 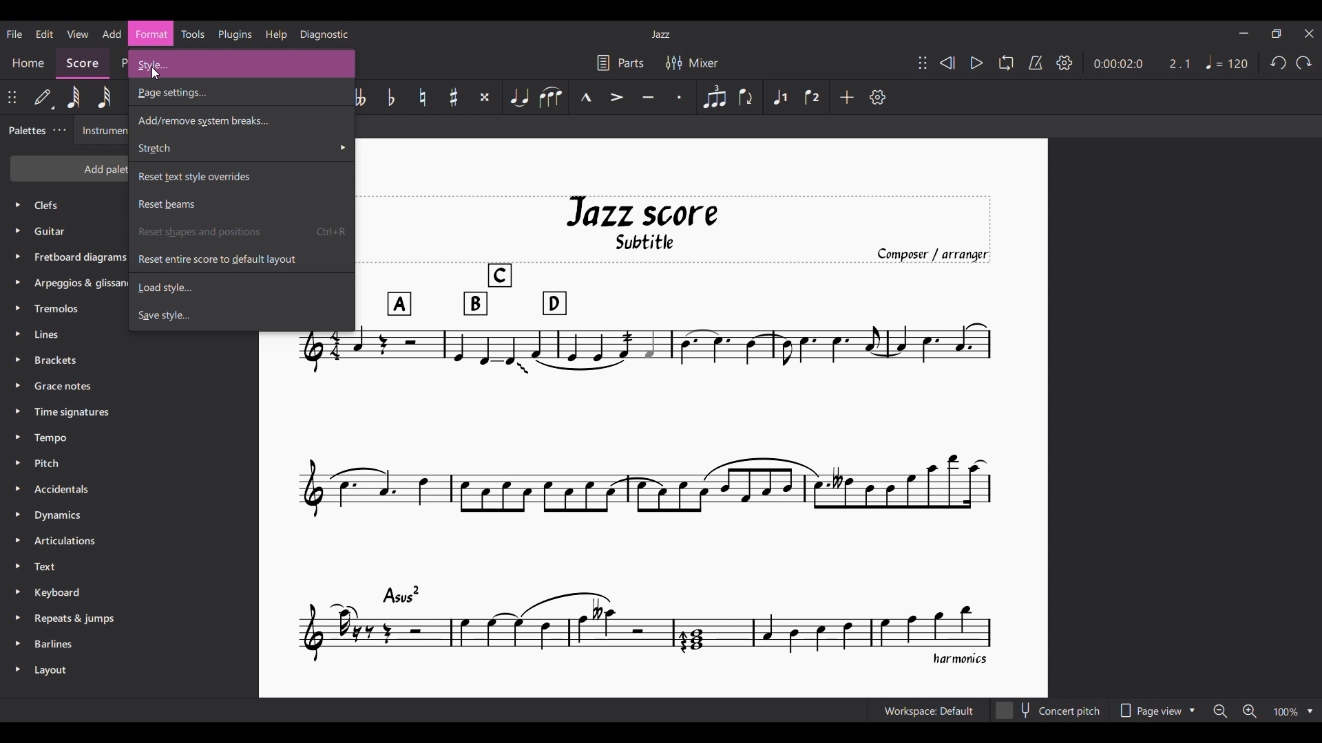 I want to click on Help menu, so click(x=276, y=34).